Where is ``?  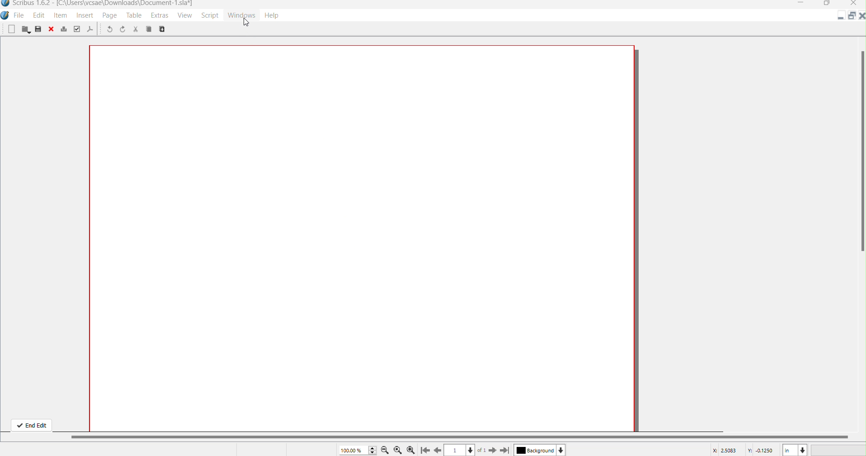
 is located at coordinates (39, 28).